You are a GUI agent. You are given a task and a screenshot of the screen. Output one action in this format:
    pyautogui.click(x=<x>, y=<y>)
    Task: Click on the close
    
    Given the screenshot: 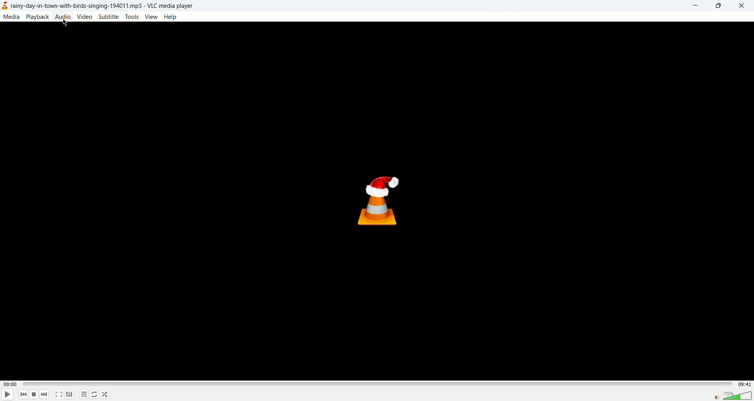 What is the action you would take?
    pyautogui.click(x=743, y=6)
    